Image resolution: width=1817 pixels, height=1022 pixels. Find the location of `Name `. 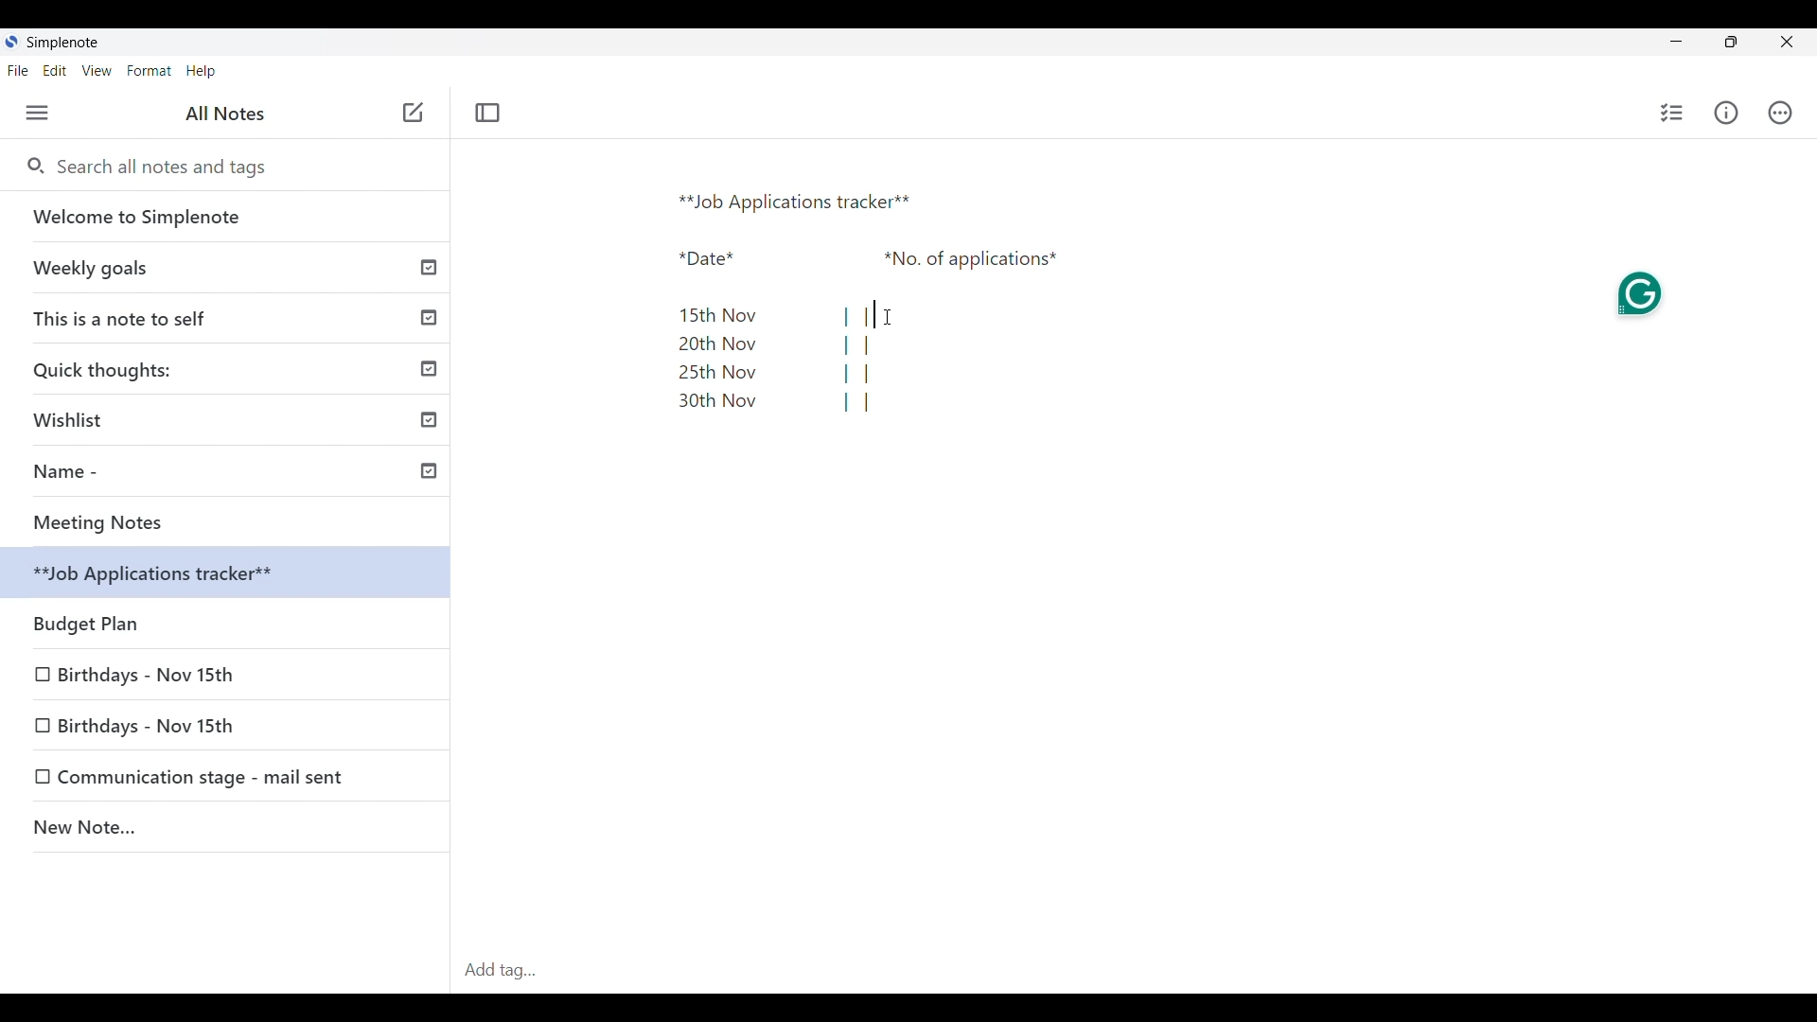

Name  is located at coordinates (233, 474).